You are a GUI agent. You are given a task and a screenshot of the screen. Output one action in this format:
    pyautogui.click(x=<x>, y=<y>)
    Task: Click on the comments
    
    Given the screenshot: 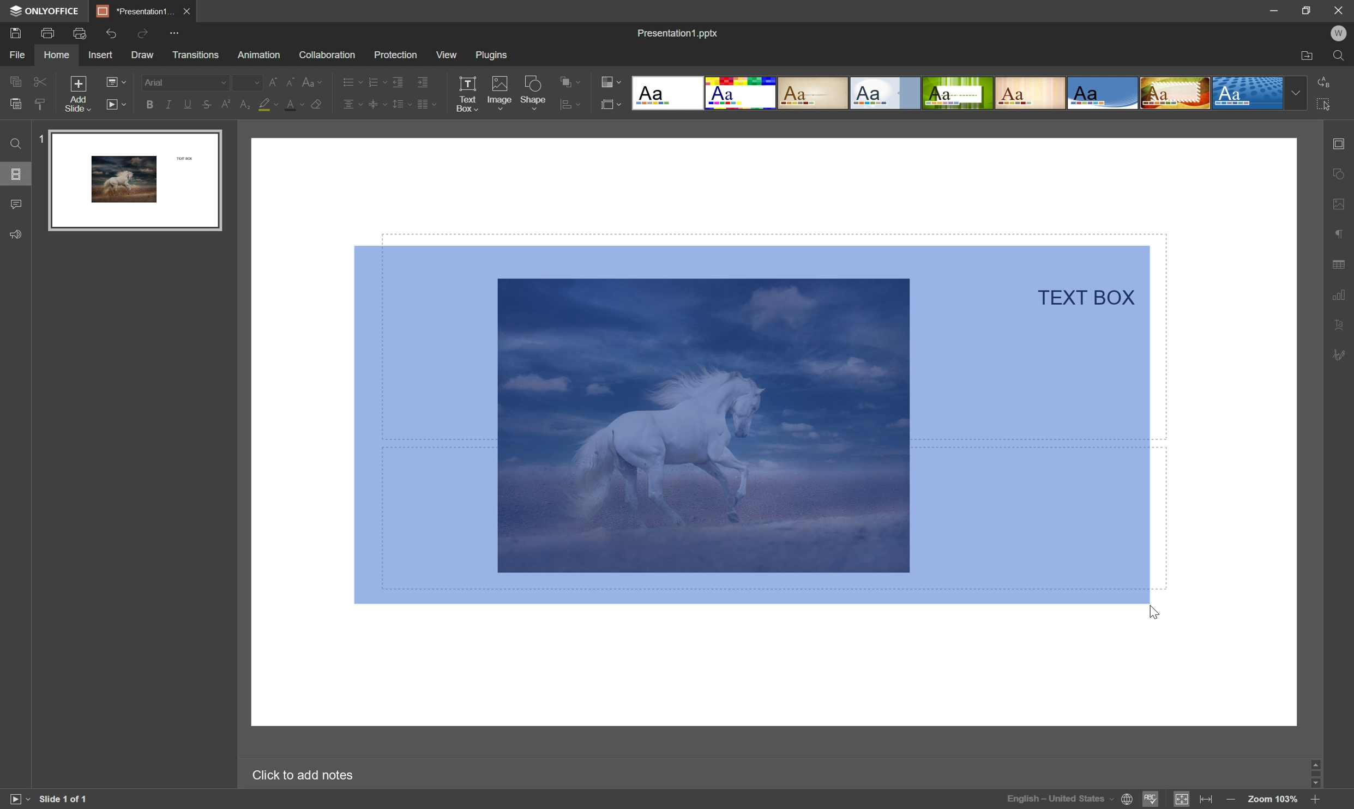 What is the action you would take?
    pyautogui.click(x=19, y=203)
    